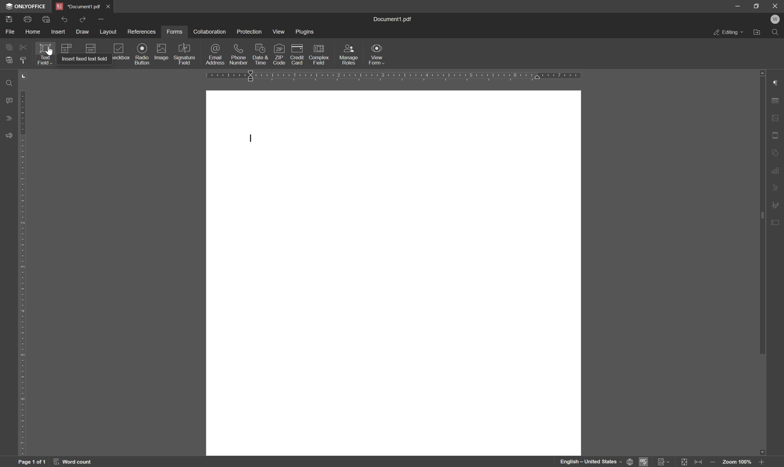  Describe the element at coordinates (757, 32) in the screenshot. I see `open file location` at that location.